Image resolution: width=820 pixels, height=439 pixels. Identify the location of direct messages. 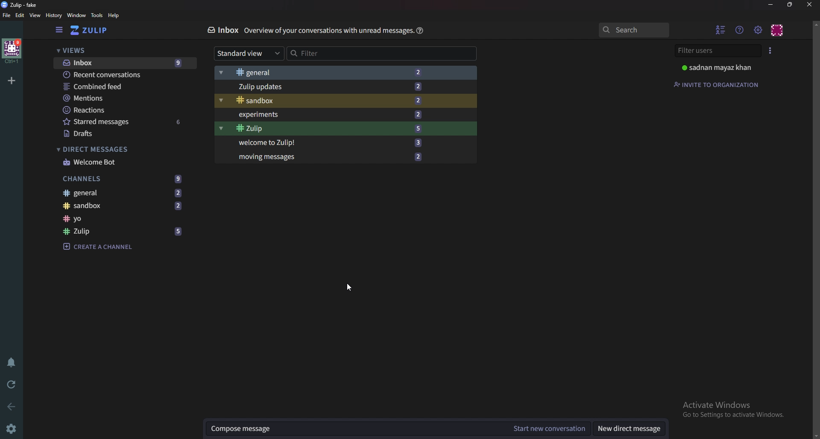
(116, 149).